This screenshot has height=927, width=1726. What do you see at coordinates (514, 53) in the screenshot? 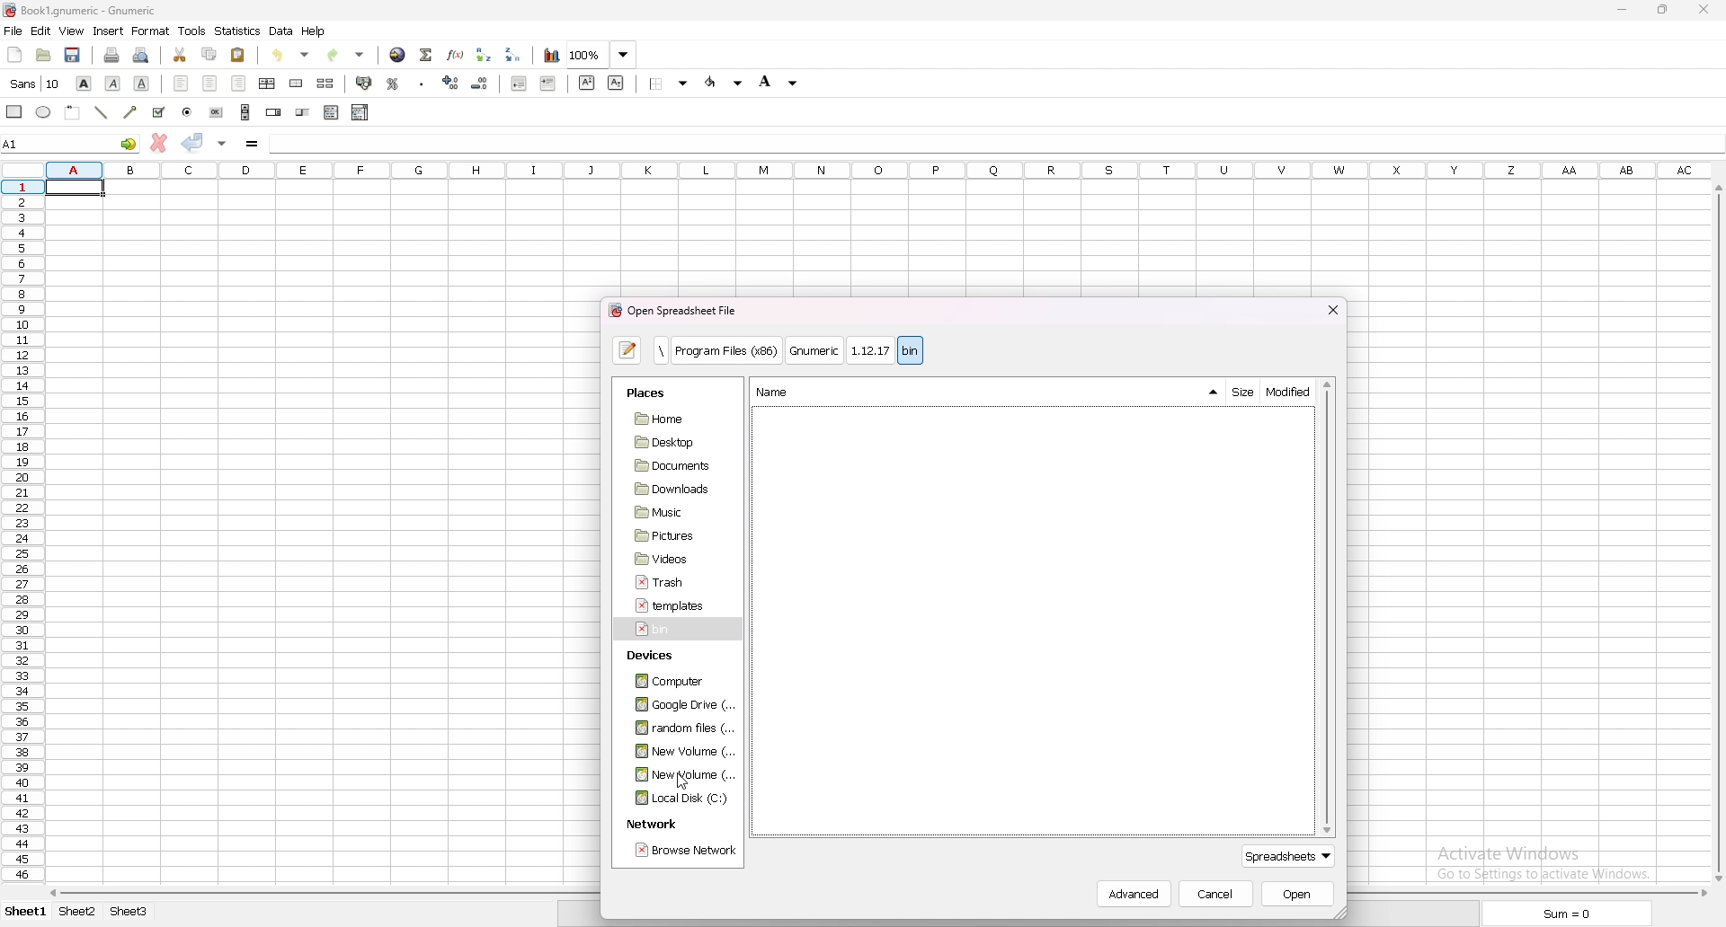
I see `sort descending` at bounding box center [514, 53].